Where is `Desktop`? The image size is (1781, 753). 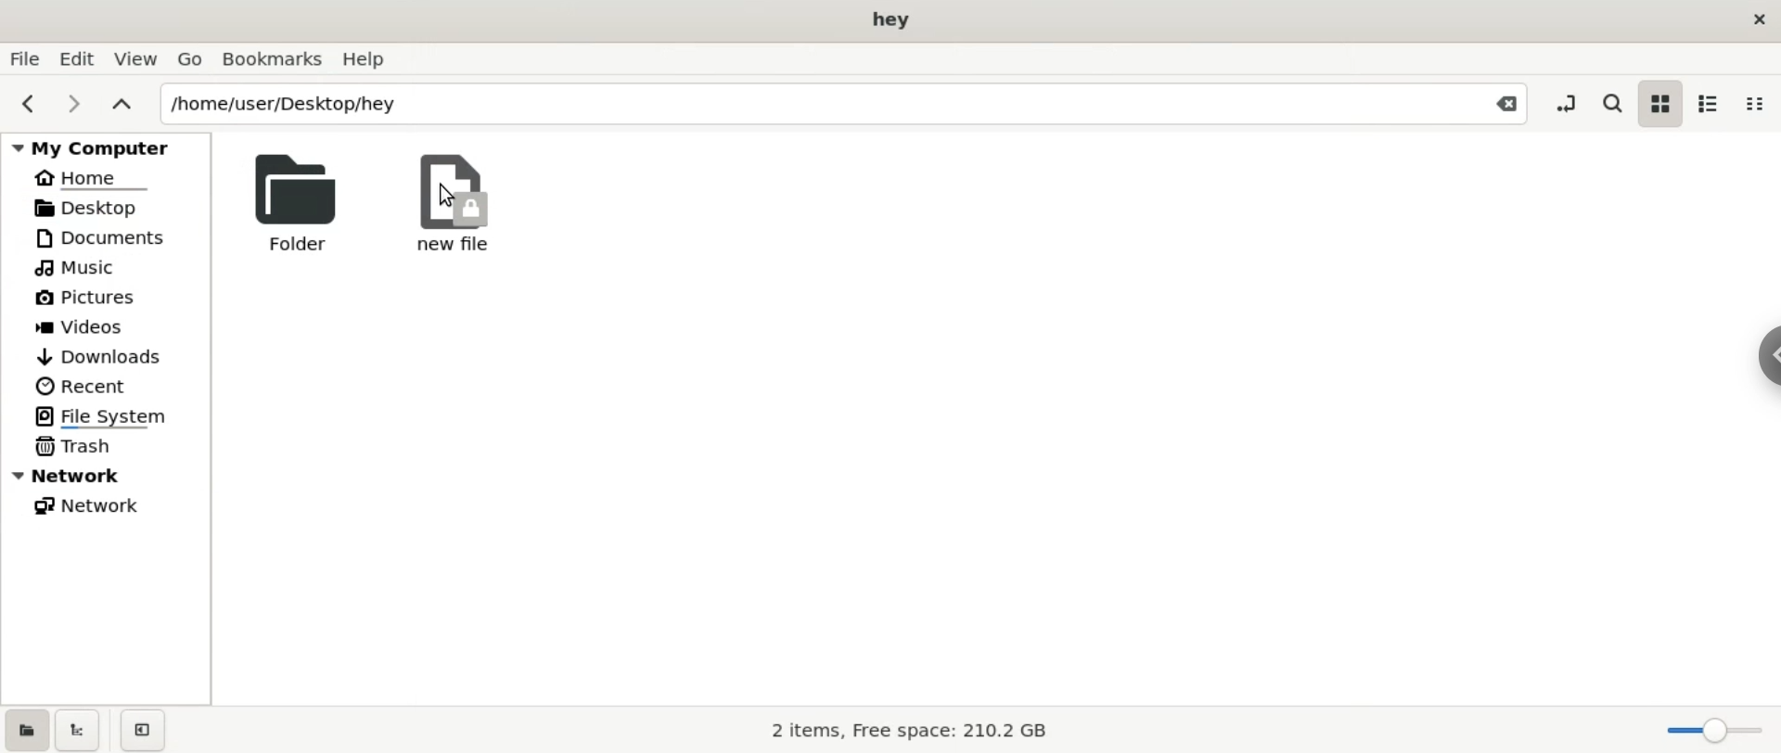
Desktop is located at coordinates (98, 207).